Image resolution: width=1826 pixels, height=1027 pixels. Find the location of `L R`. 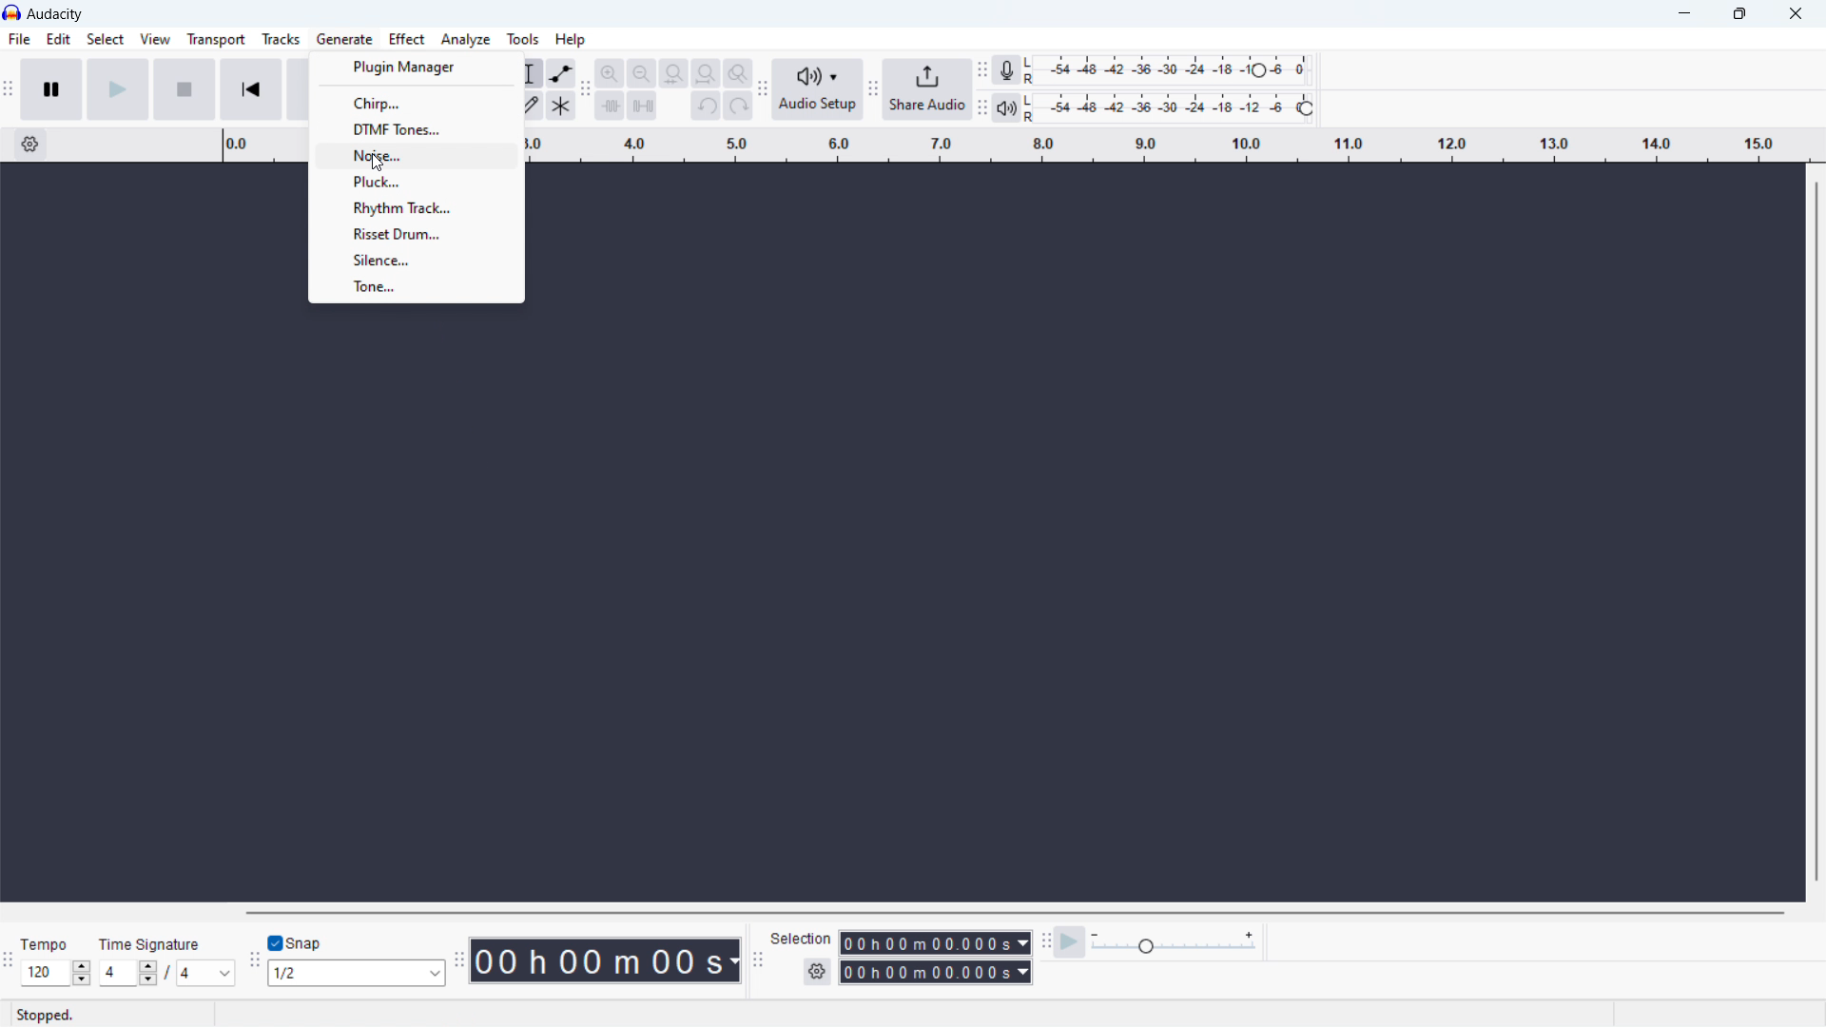

L R is located at coordinates (1031, 88).